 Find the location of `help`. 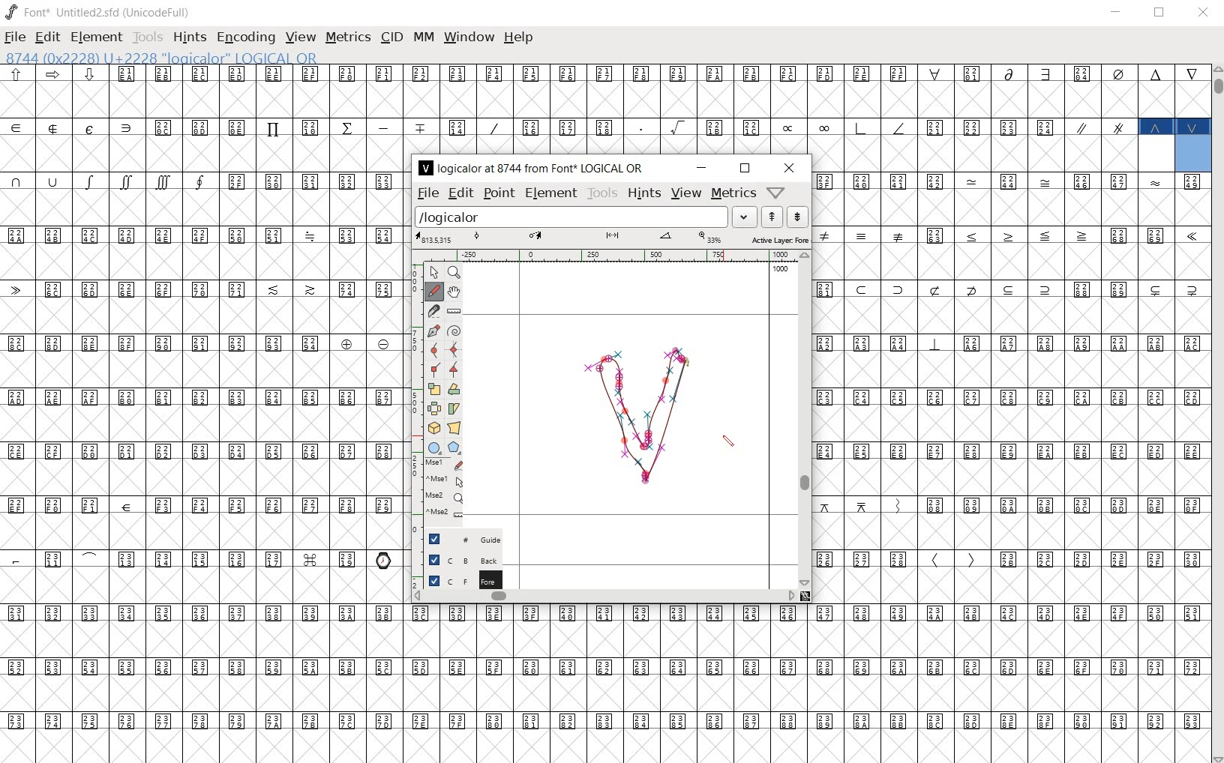

help is located at coordinates (520, 37).